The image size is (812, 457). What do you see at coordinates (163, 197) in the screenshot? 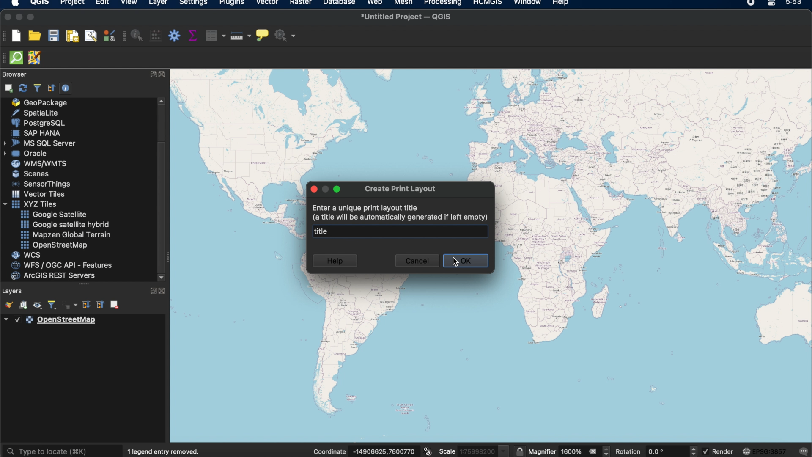
I see `scroll box` at bounding box center [163, 197].